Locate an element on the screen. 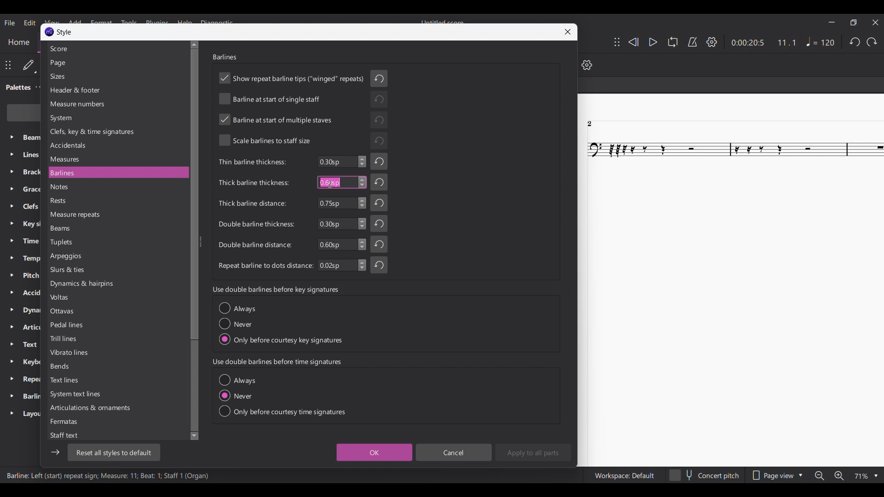 This screenshot has height=497, width=884. Metronome is located at coordinates (693, 42).